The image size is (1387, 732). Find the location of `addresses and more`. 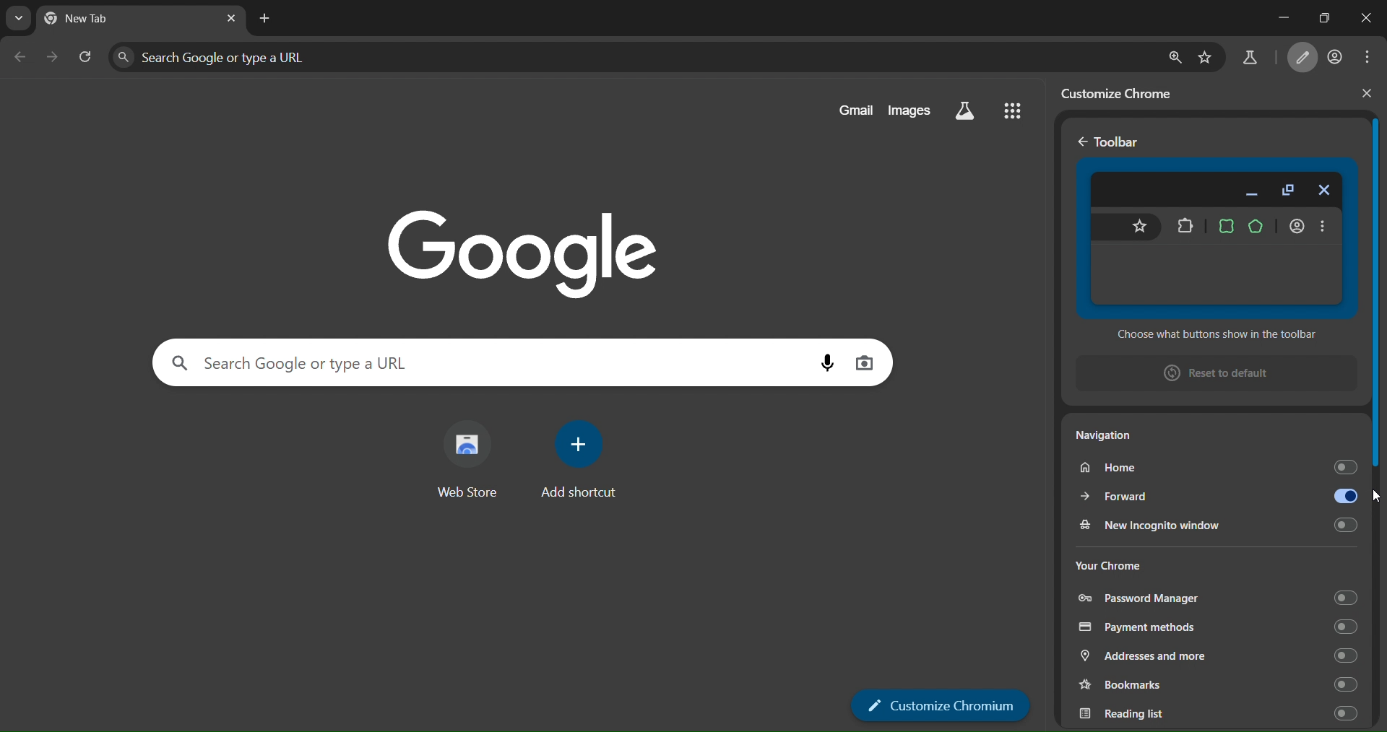

addresses and more is located at coordinates (1218, 655).